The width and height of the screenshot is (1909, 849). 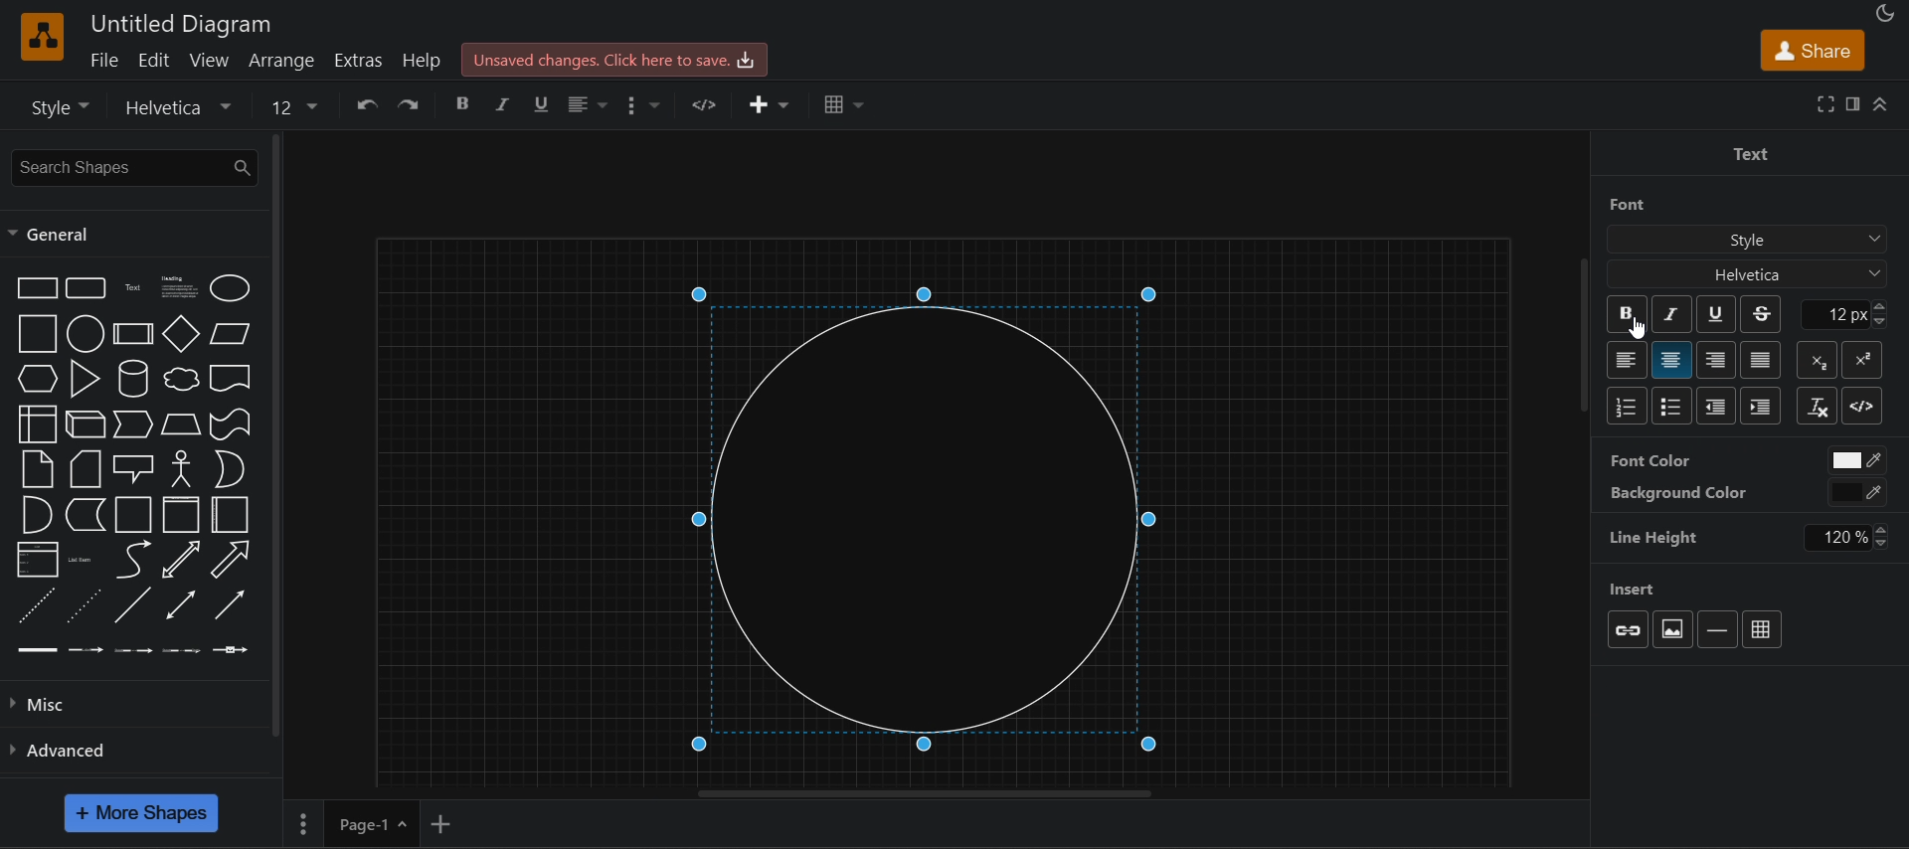 What do you see at coordinates (644, 106) in the screenshot?
I see `format` at bounding box center [644, 106].